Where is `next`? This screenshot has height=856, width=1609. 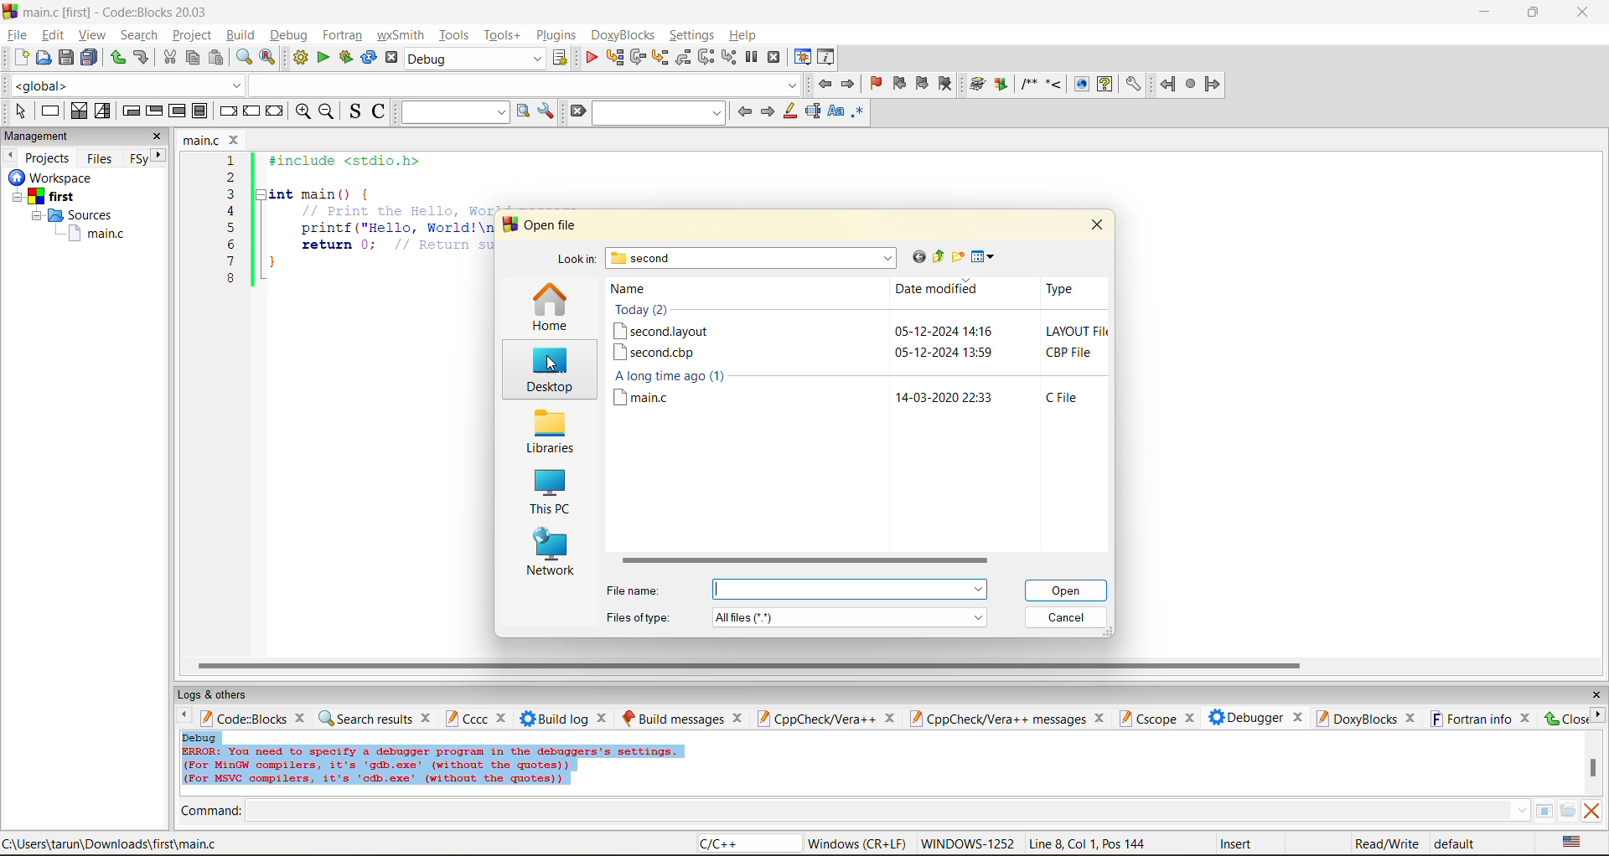 next is located at coordinates (1597, 714).